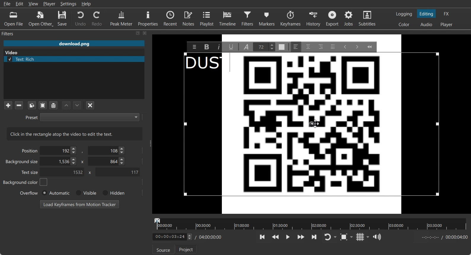 This screenshot has height=255, width=471. I want to click on Save, so click(62, 19).